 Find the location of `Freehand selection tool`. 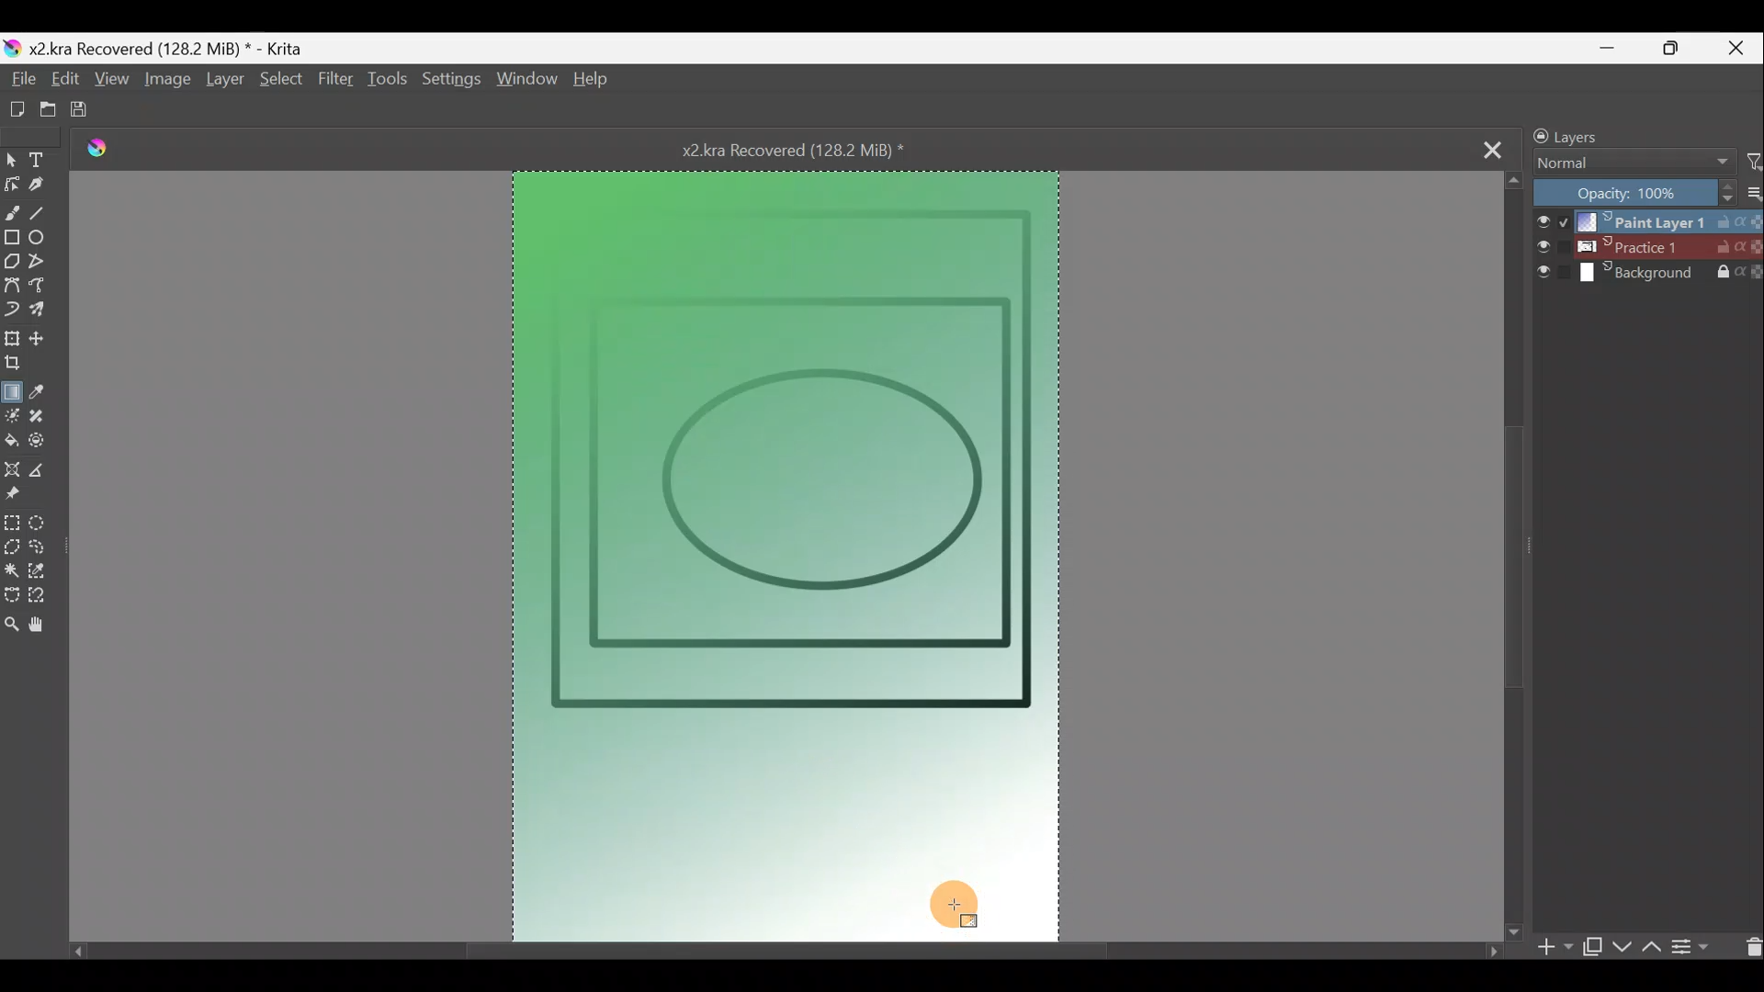

Freehand selection tool is located at coordinates (46, 550).